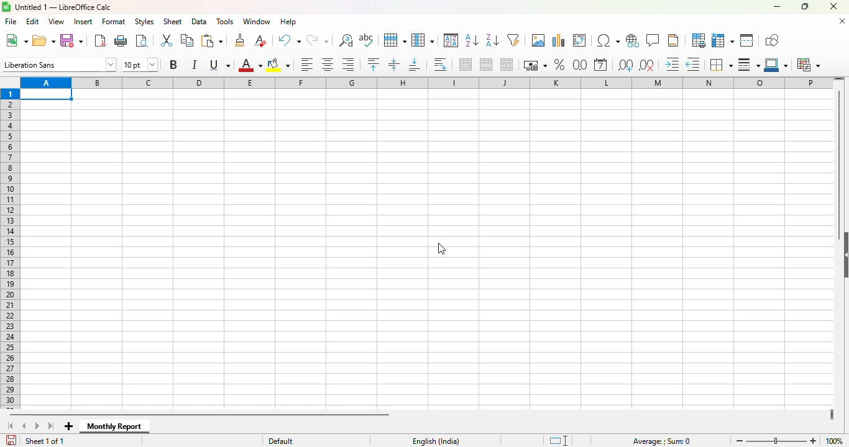 The width and height of the screenshot is (849, 447). I want to click on close, so click(833, 6).